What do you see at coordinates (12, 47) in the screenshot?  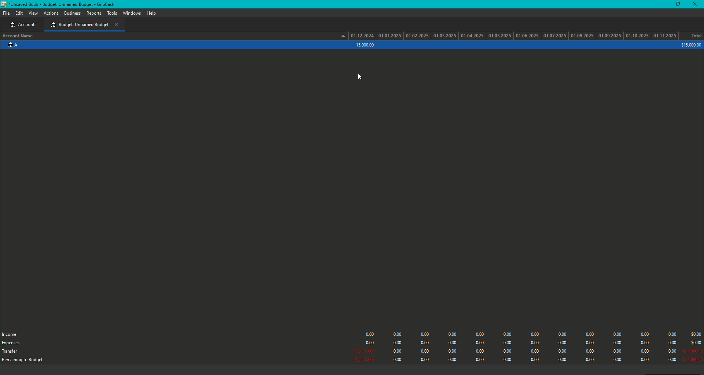 I see `Account A` at bounding box center [12, 47].